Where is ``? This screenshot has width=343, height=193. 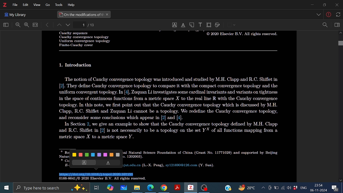  is located at coordinates (77, 65).